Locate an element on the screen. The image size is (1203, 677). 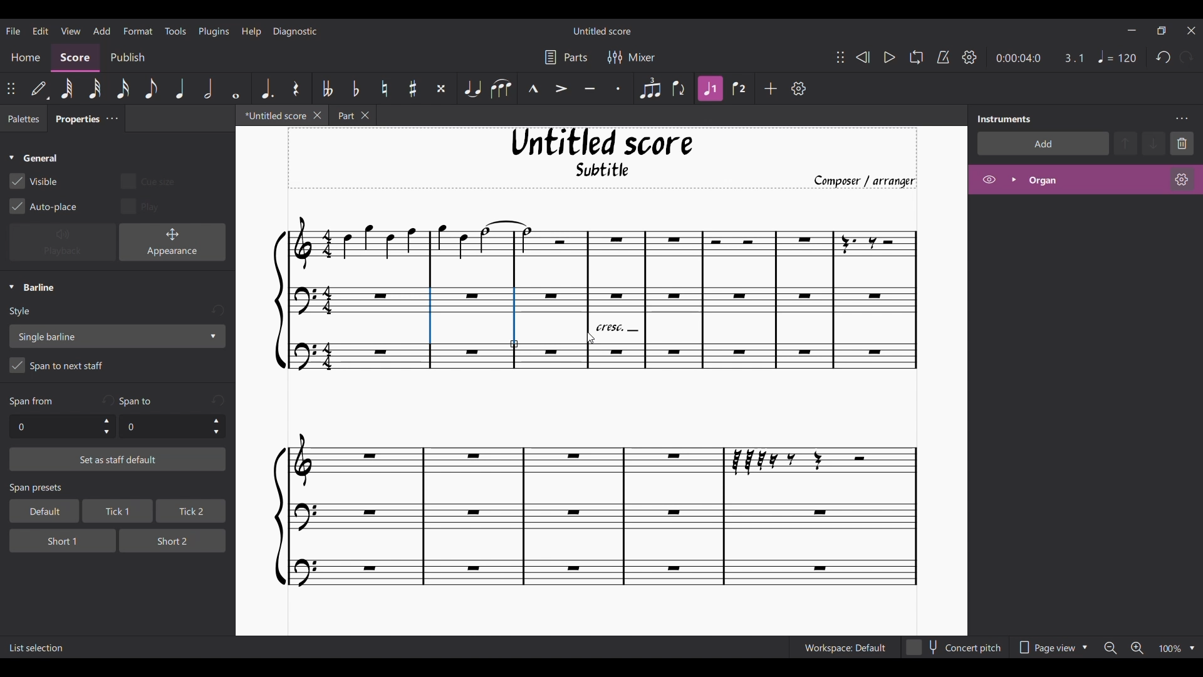
Tenuto is located at coordinates (590, 89).